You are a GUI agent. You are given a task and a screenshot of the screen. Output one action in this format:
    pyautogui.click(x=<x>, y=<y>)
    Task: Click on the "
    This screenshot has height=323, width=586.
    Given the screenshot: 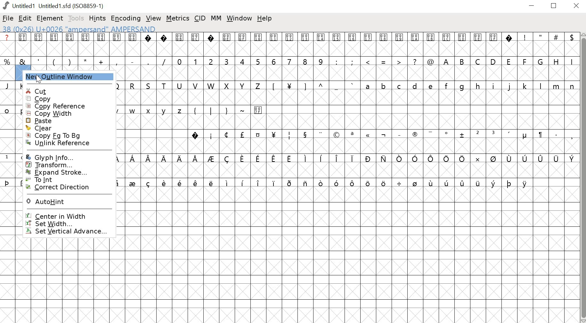 What is the action you would take?
    pyautogui.click(x=541, y=45)
    